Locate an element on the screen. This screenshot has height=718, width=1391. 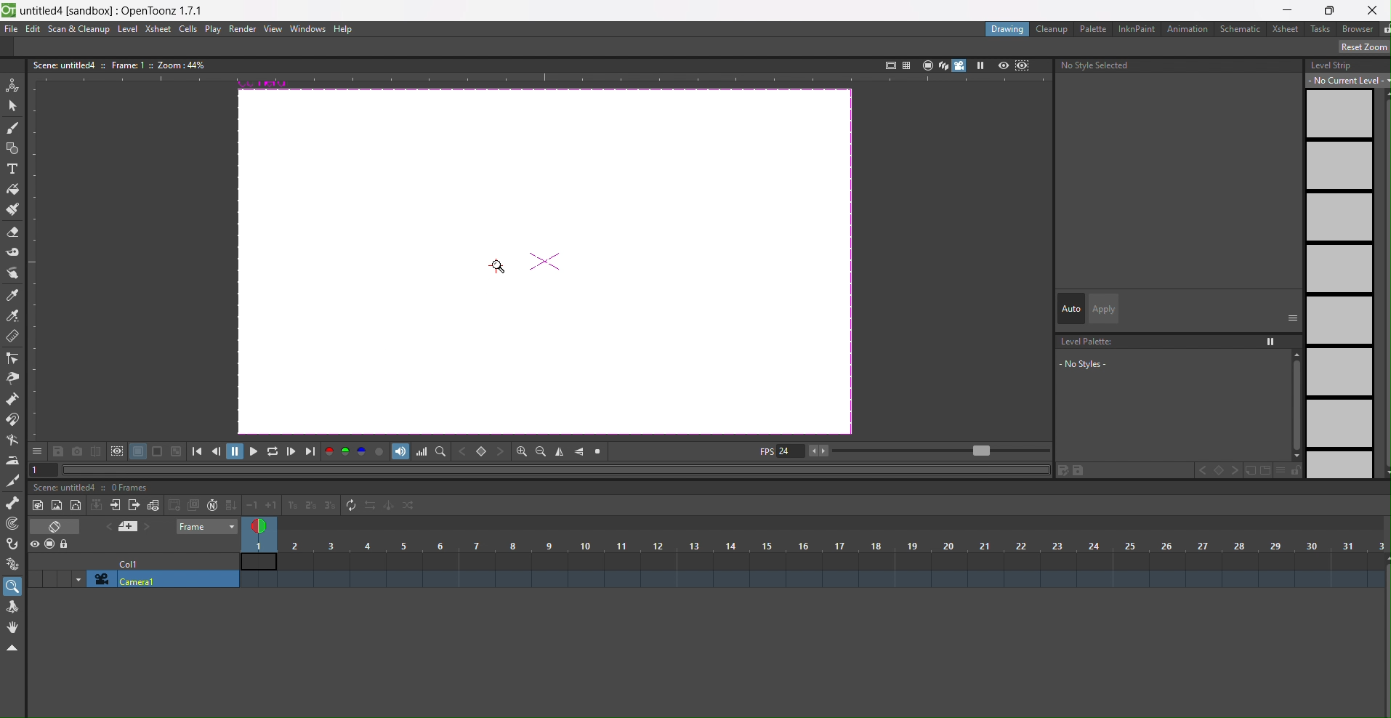
level is located at coordinates (128, 28).